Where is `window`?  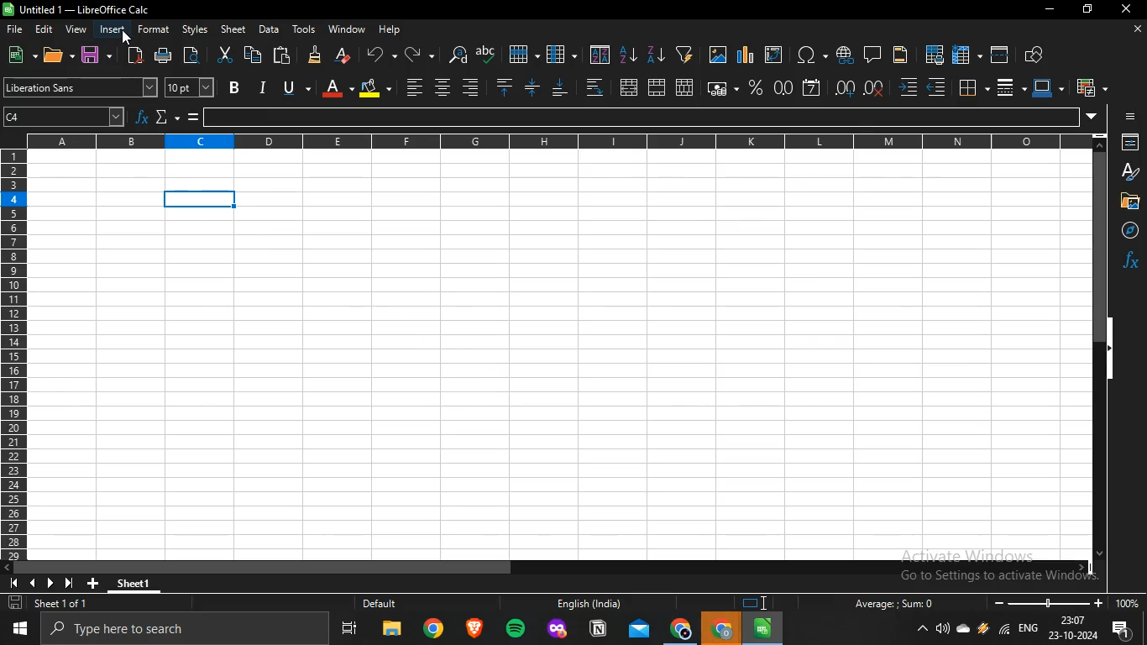
window is located at coordinates (347, 29).